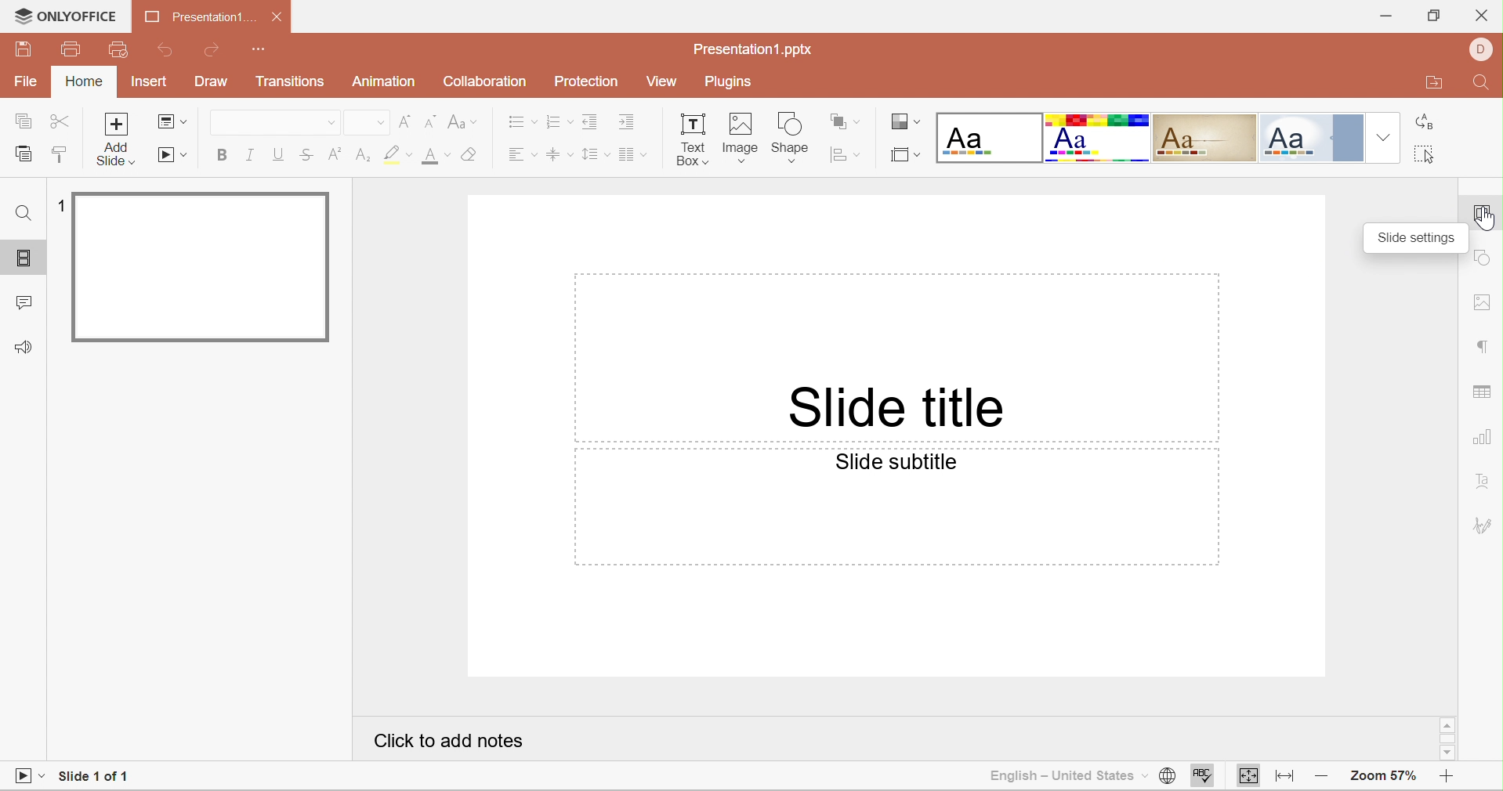 This screenshot has height=791, width=1503. What do you see at coordinates (214, 82) in the screenshot?
I see `Draw` at bounding box center [214, 82].